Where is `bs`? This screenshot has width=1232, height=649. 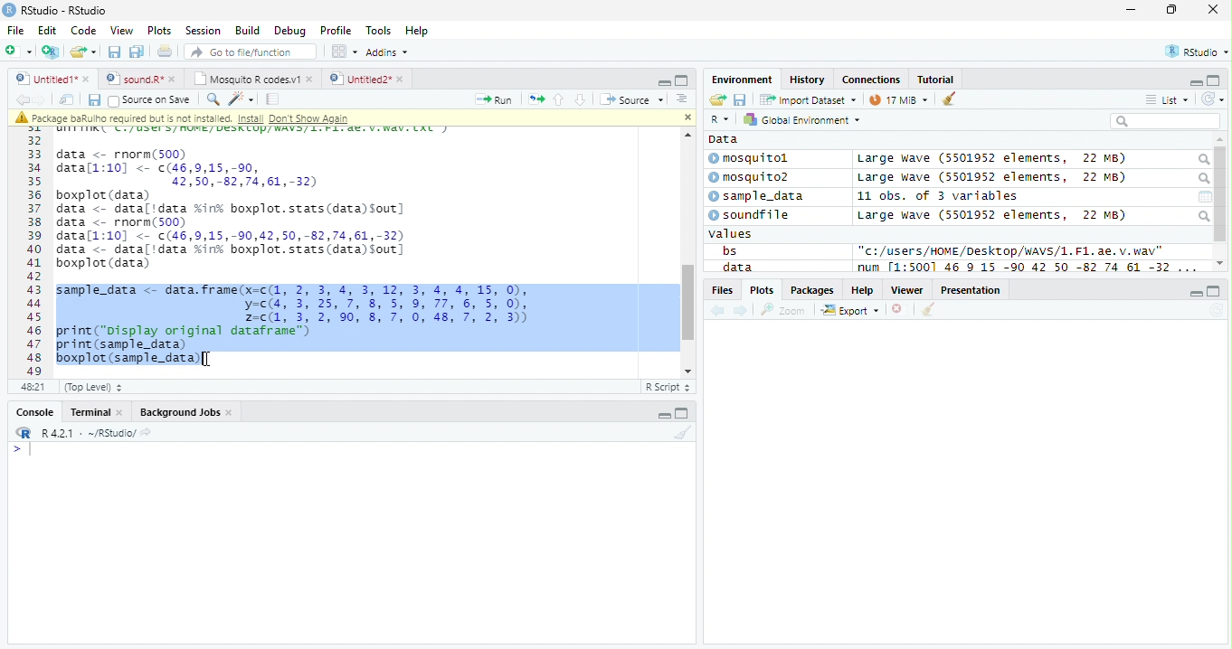
bs is located at coordinates (729, 250).